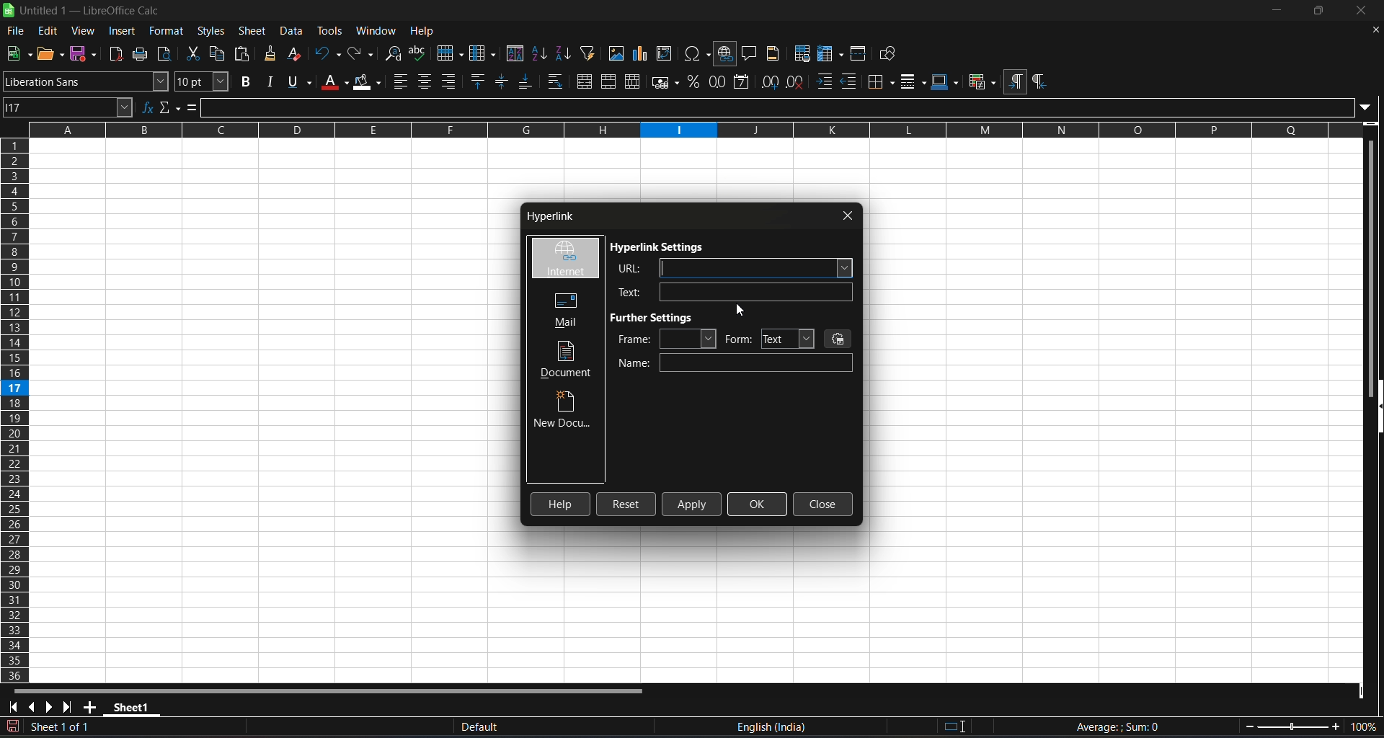  Describe the element at coordinates (730, 292) in the screenshot. I see `text` at that location.